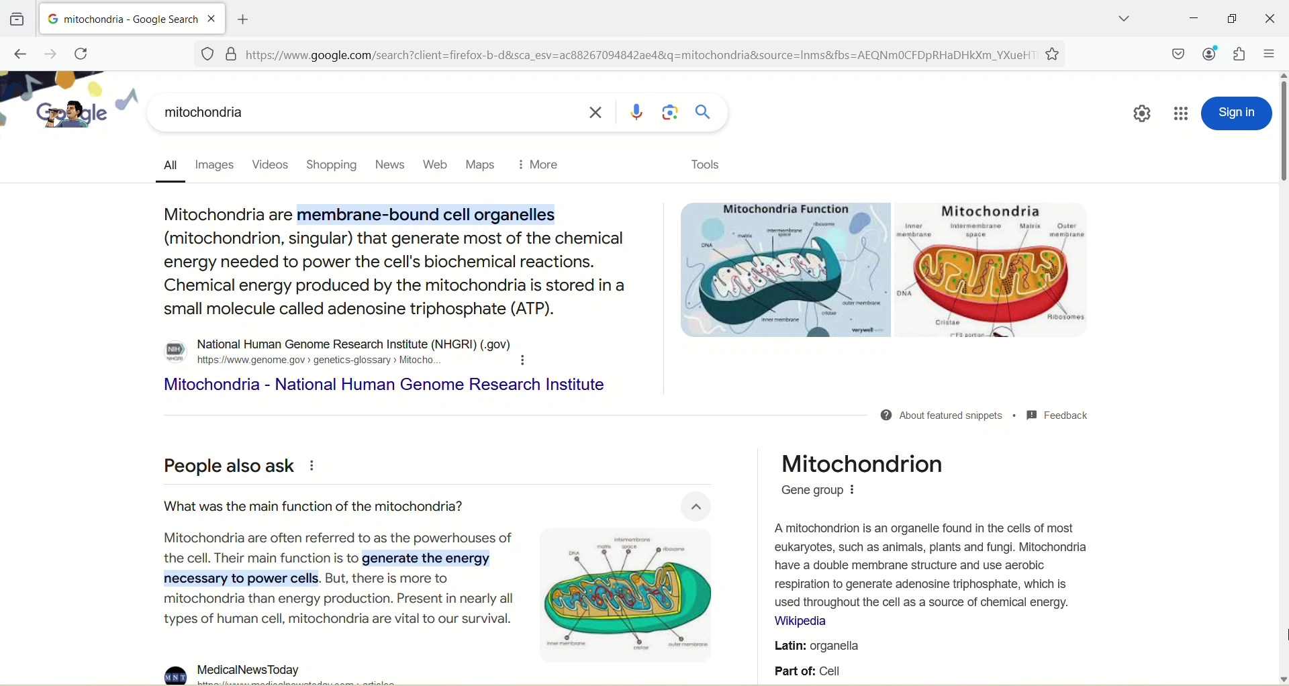 Image resolution: width=1289 pixels, height=686 pixels. I want to click on maximize, so click(1230, 19).